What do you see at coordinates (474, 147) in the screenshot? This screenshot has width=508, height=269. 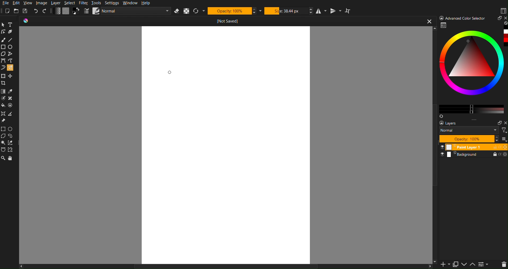 I see `Paint Layer 1` at bounding box center [474, 147].